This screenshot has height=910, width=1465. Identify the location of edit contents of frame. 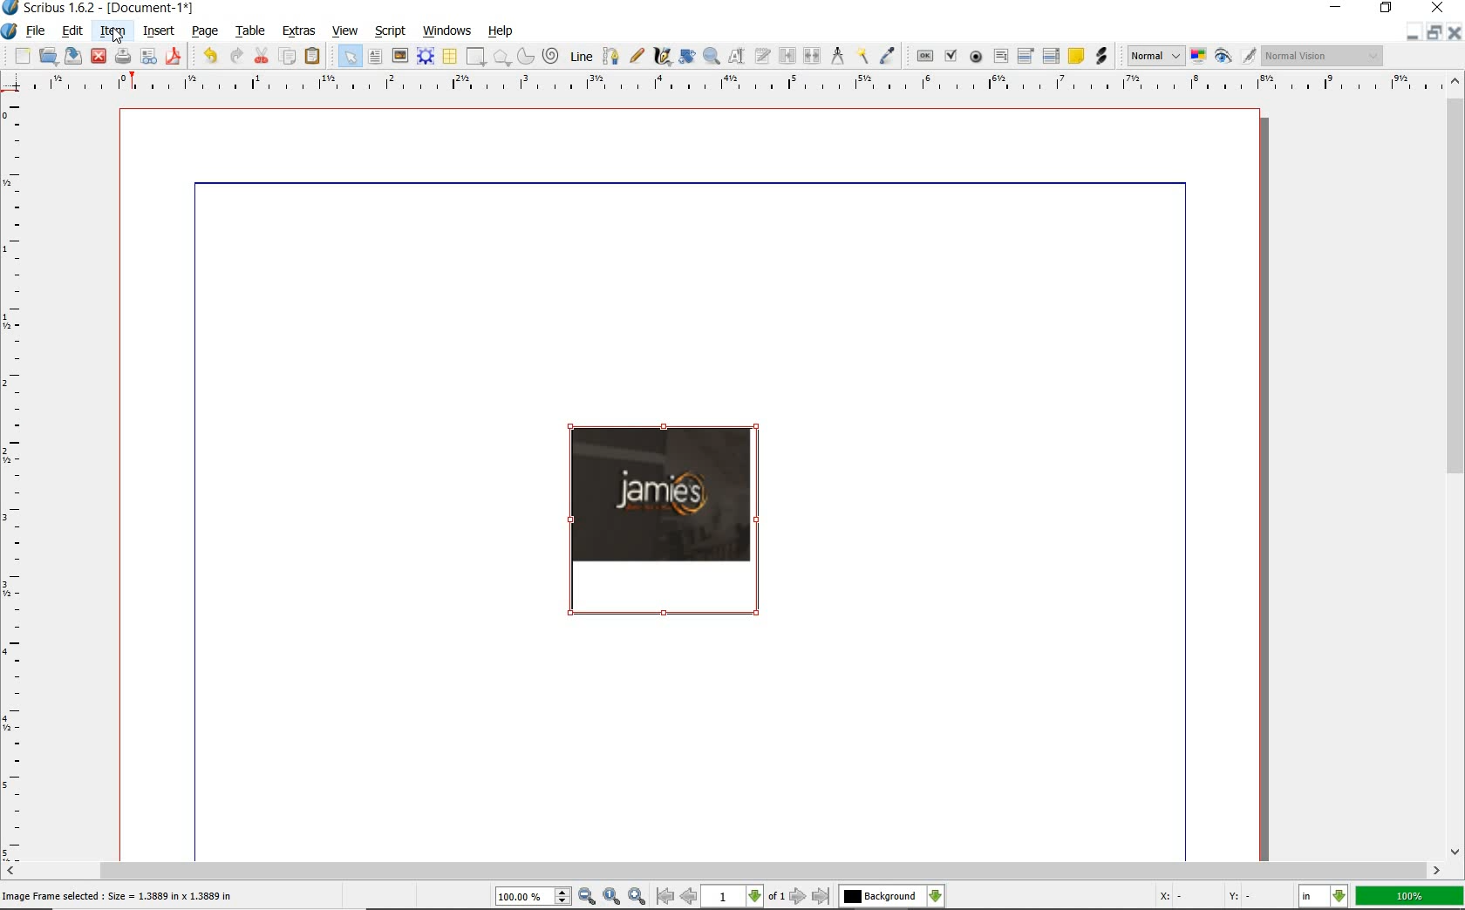
(739, 56).